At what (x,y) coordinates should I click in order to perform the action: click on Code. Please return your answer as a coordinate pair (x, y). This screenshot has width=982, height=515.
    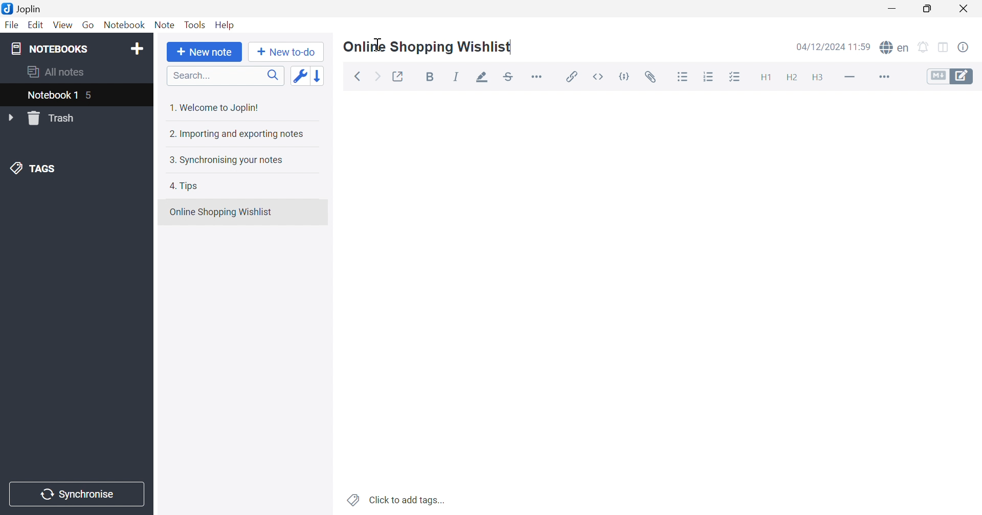
    Looking at the image, I should click on (624, 76).